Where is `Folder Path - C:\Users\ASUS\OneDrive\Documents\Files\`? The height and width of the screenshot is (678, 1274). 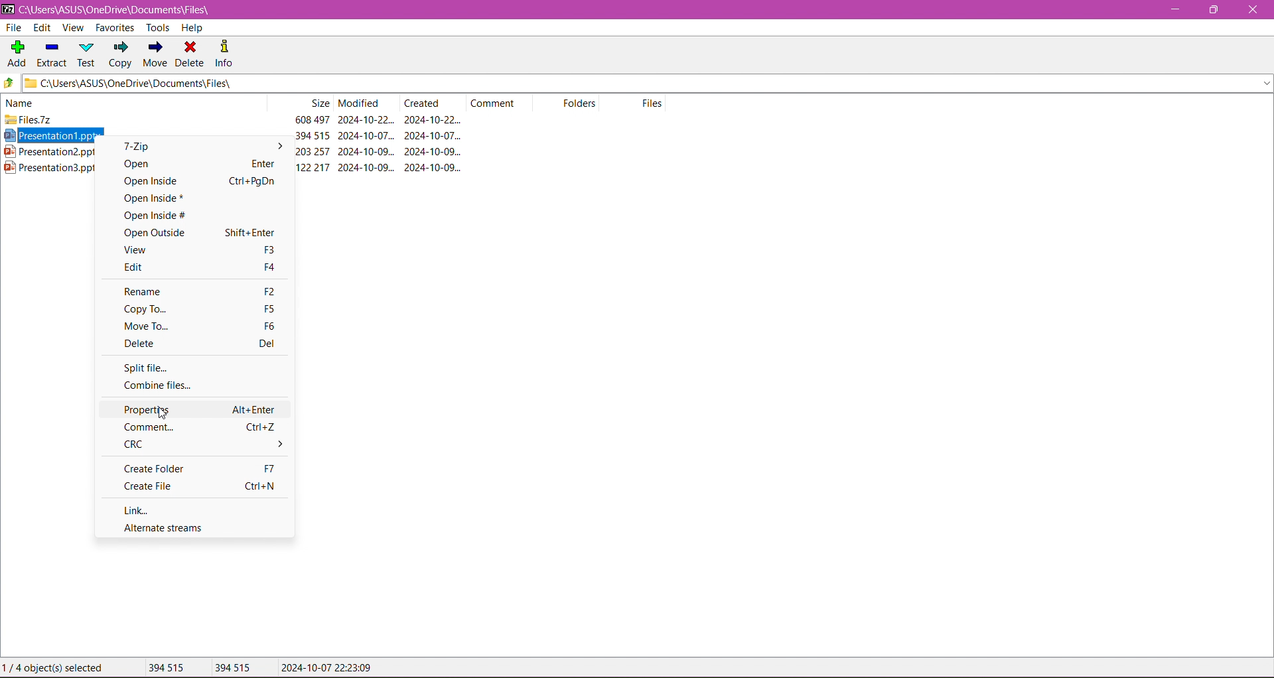
Folder Path - C:\Users\ASUS\OneDrive\Documents\Files\ is located at coordinates (121, 8).